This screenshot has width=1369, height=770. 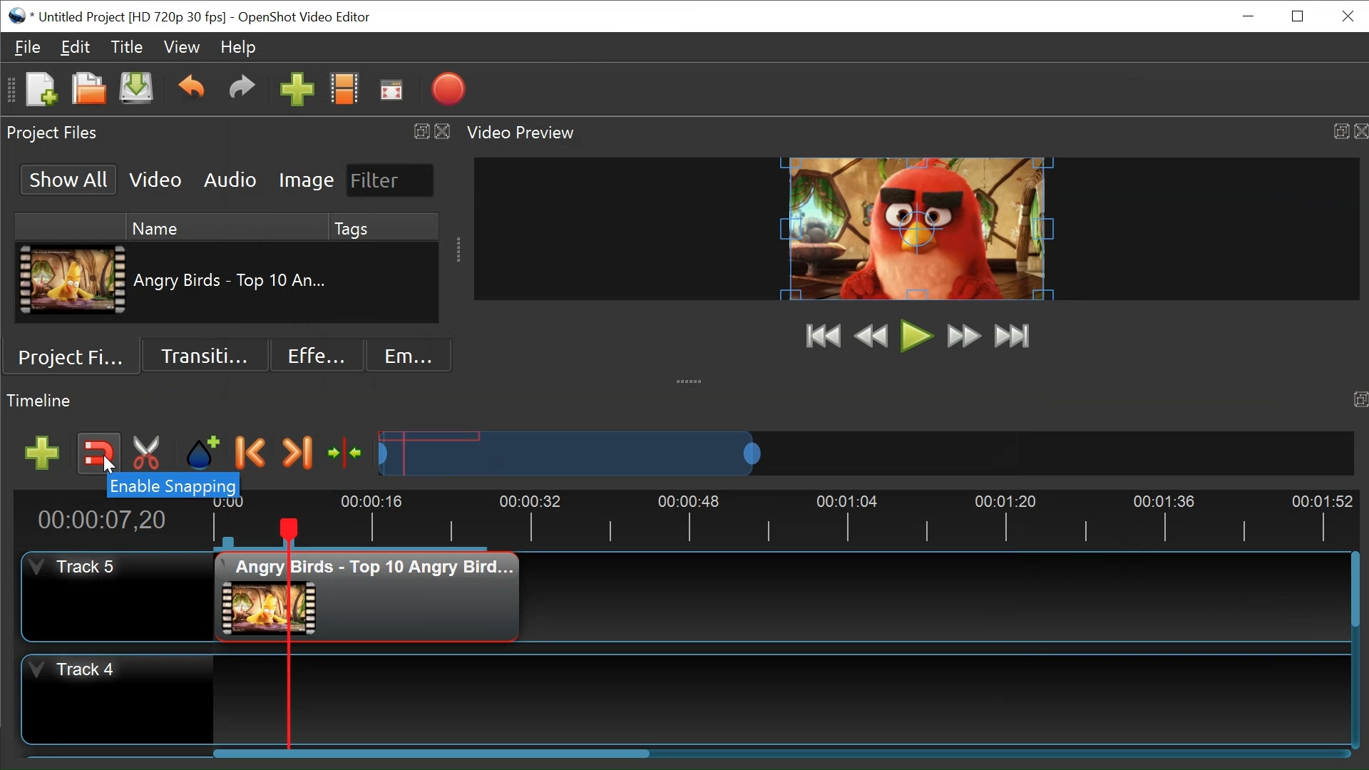 I want to click on Jump to End, so click(x=1015, y=337).